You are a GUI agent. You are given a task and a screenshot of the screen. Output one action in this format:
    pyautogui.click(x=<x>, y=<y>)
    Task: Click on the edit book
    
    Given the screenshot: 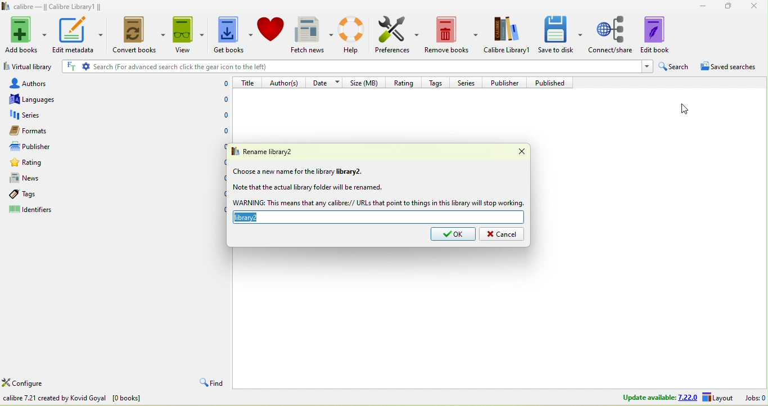 What is the action you would take?
    pyautogui.click(x=663, y=34)
    